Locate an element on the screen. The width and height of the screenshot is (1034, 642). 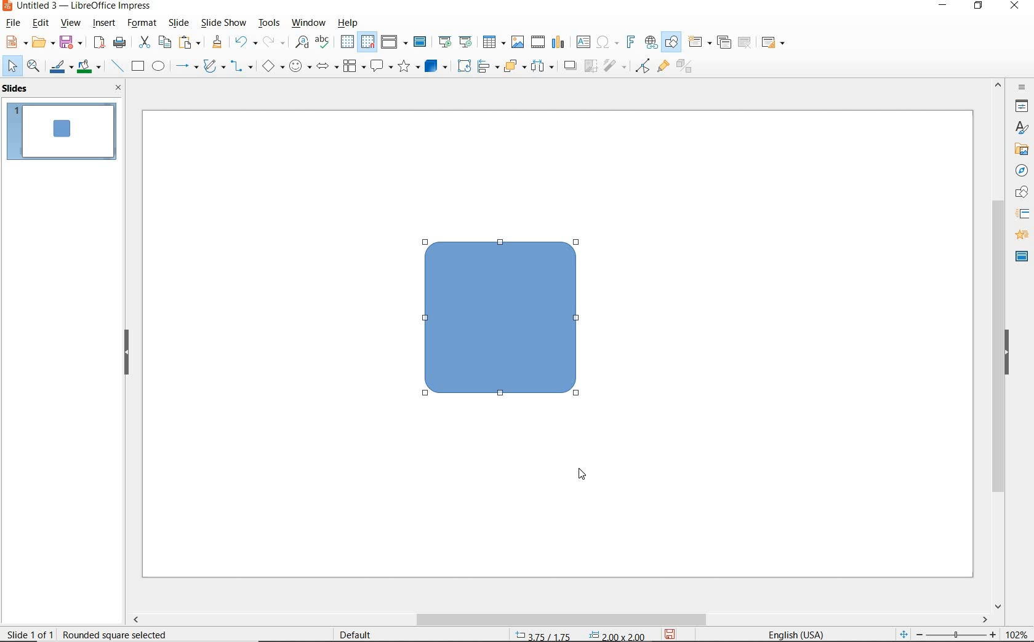
display grid is located at coordinates (347, 42).